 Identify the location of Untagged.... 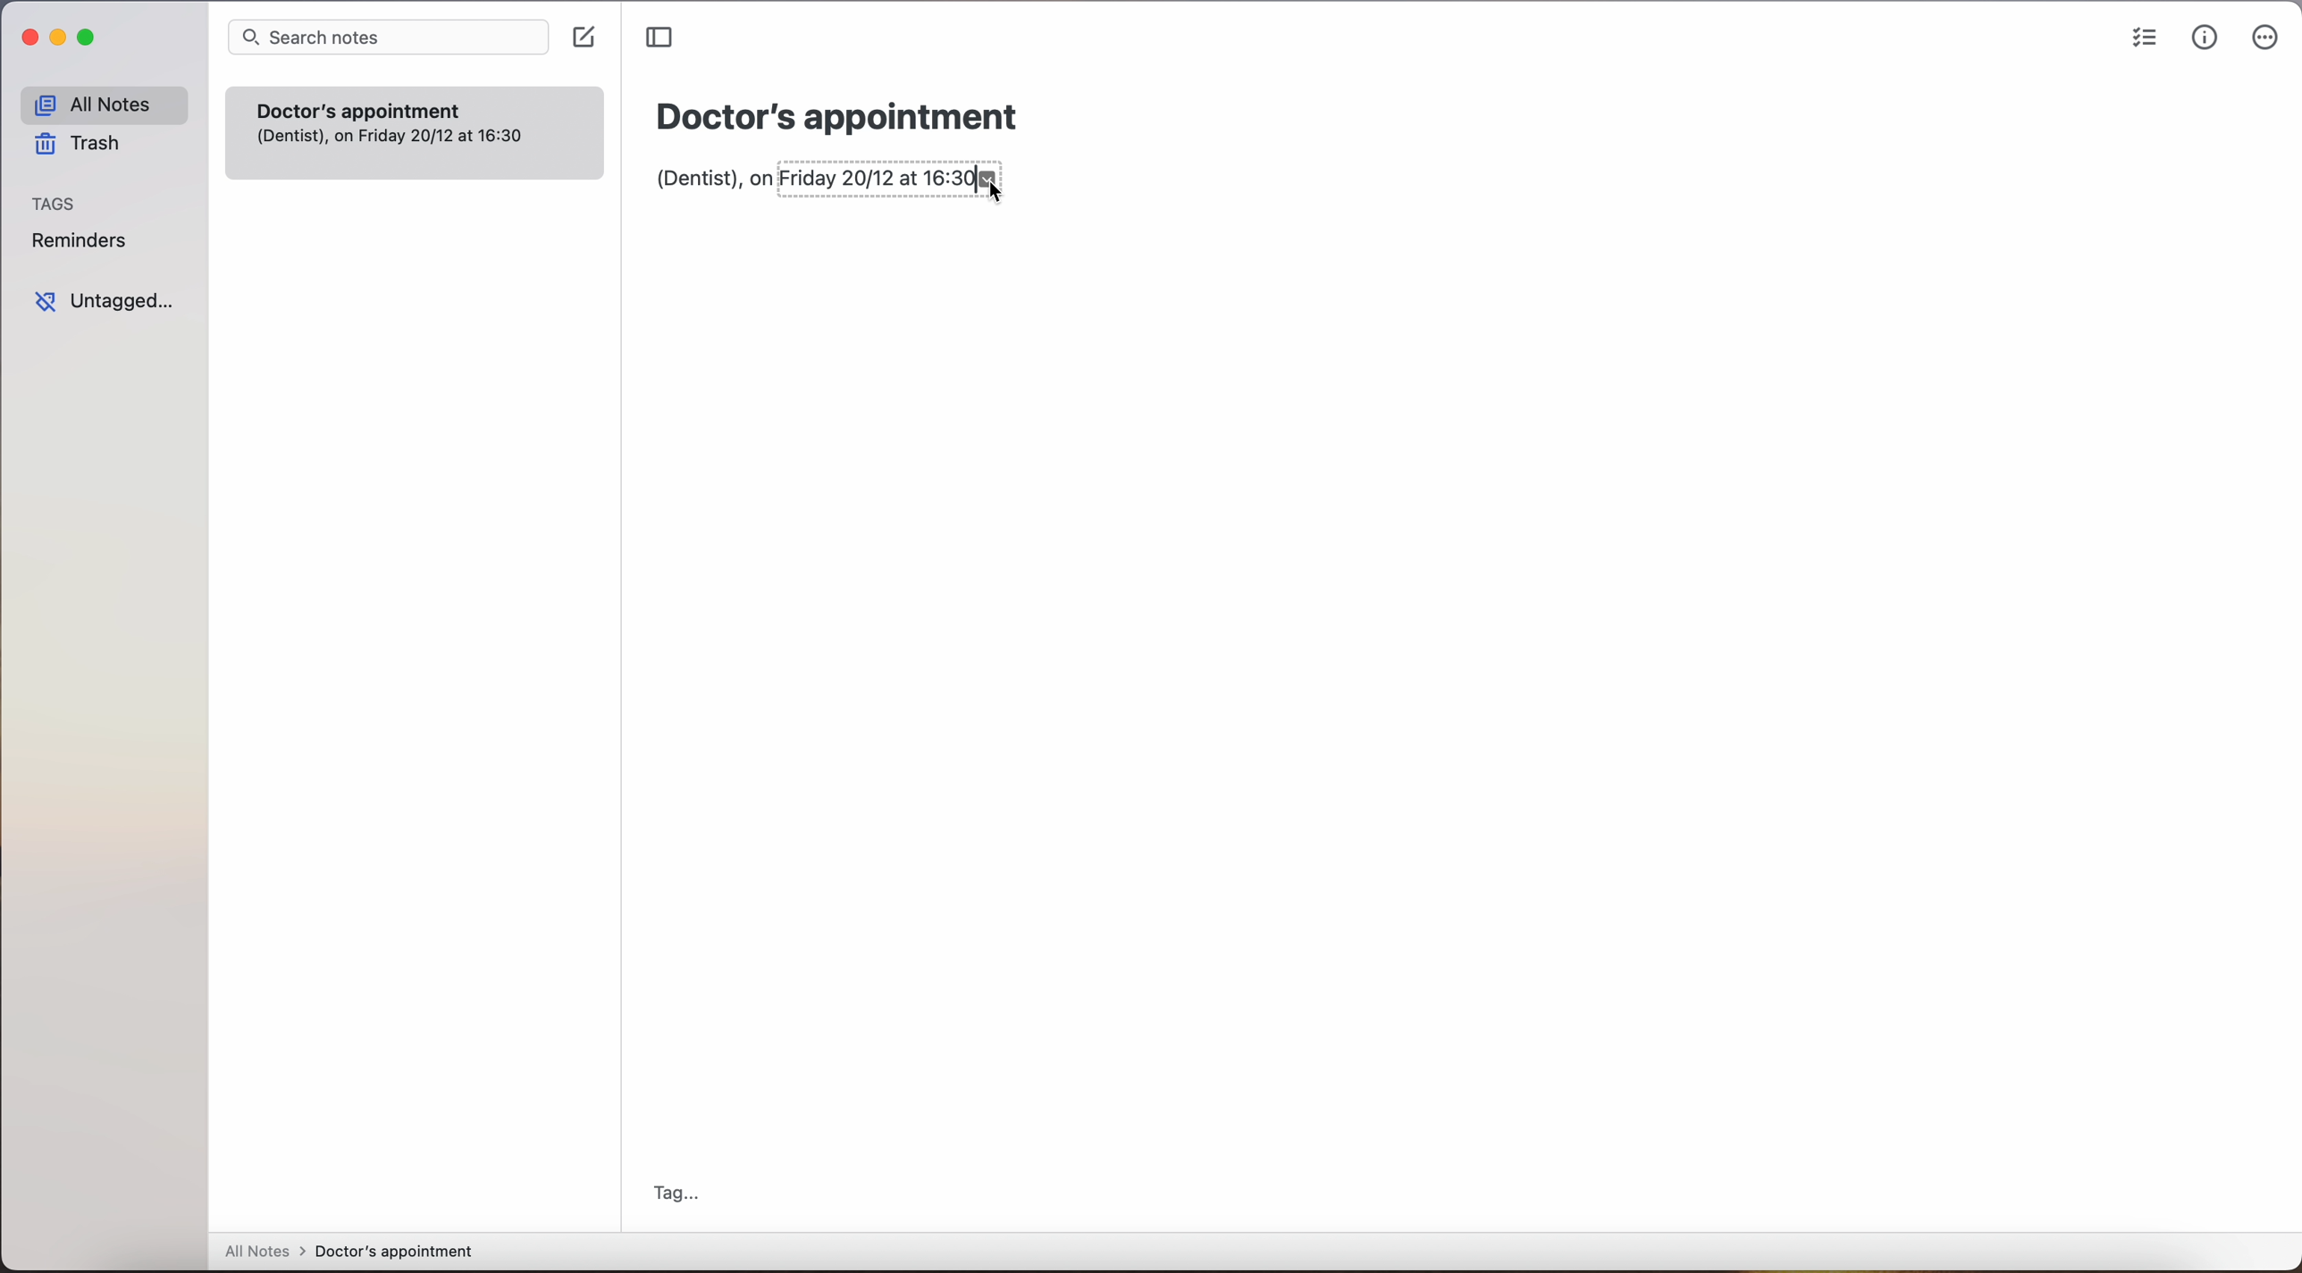
(111, 302).